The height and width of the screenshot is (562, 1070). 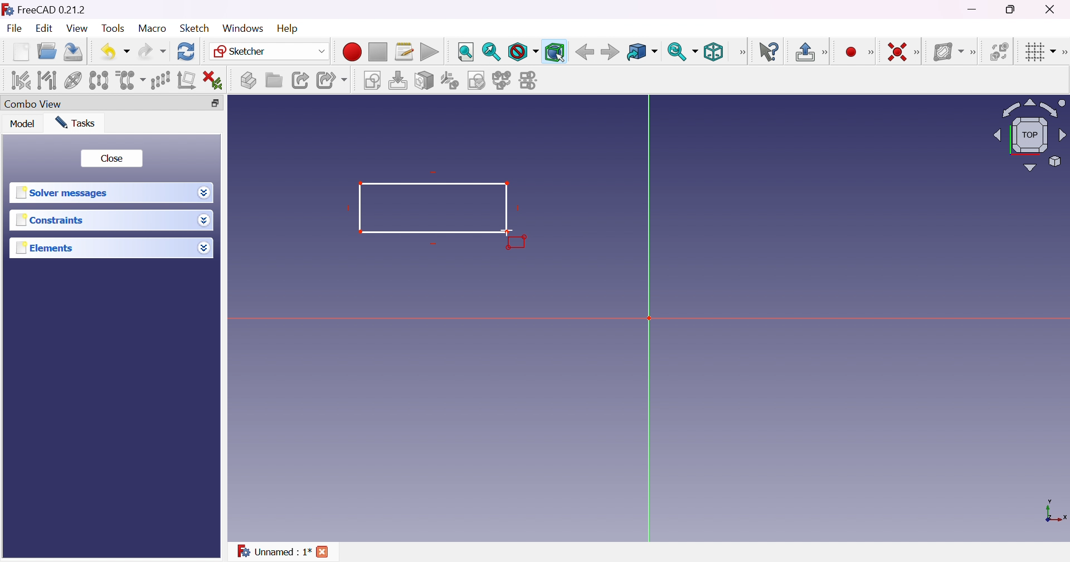 I want to click on icon, so click(x=7, y=9).